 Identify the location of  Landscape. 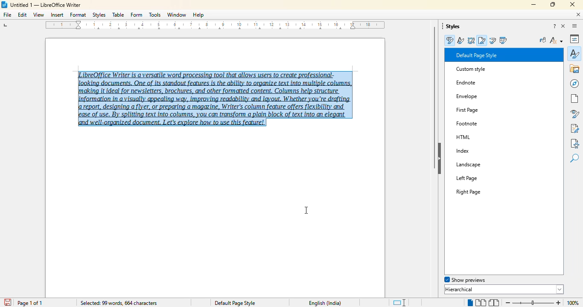
(478, 151).